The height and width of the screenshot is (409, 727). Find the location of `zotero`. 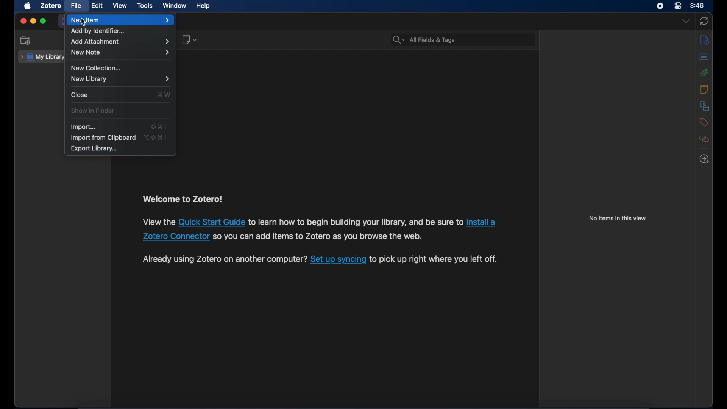

zotero is located at coordinates (52, 5).